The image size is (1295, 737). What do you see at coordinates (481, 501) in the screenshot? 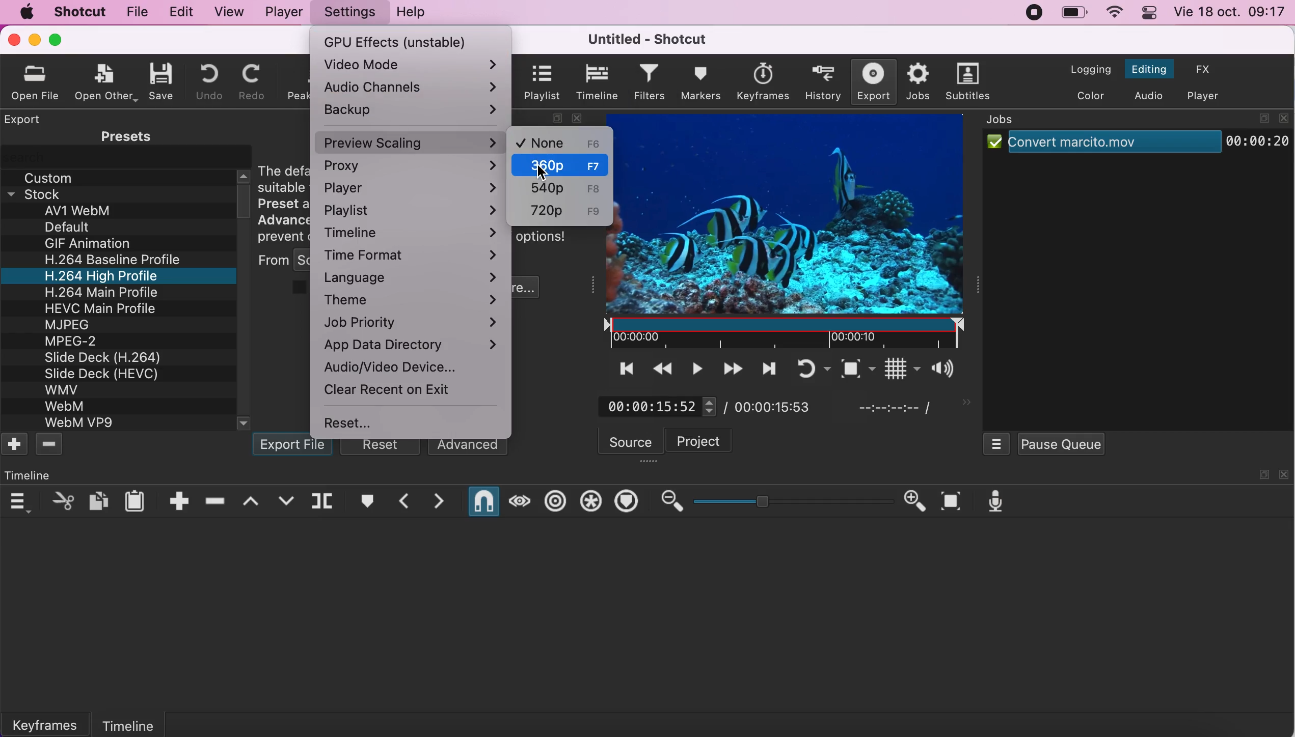
I see `snap` at bounding box center [481, 501].